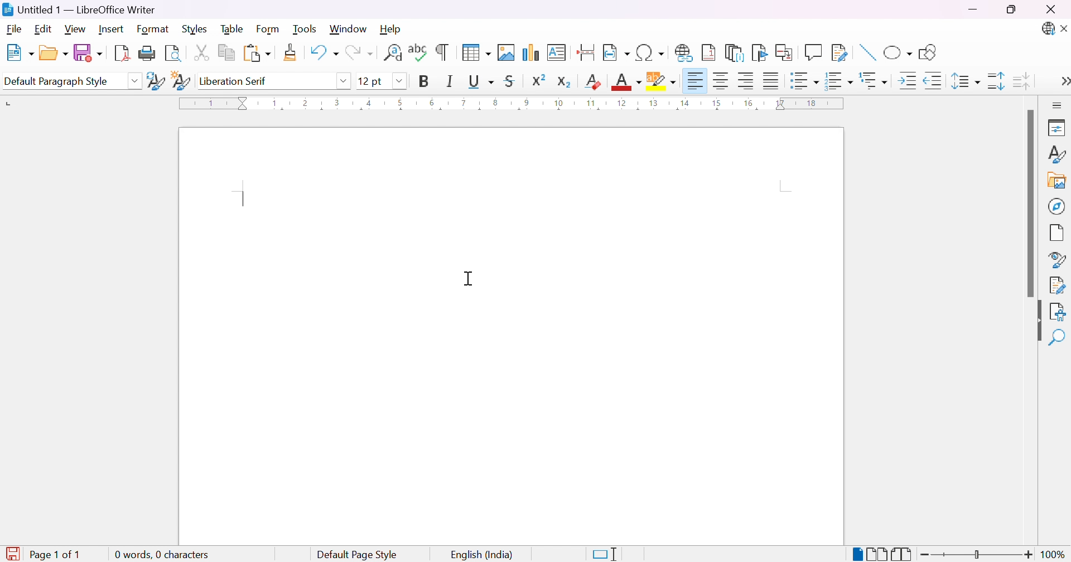  I want to click on 0 words, 0 characters, so click(163, 555).